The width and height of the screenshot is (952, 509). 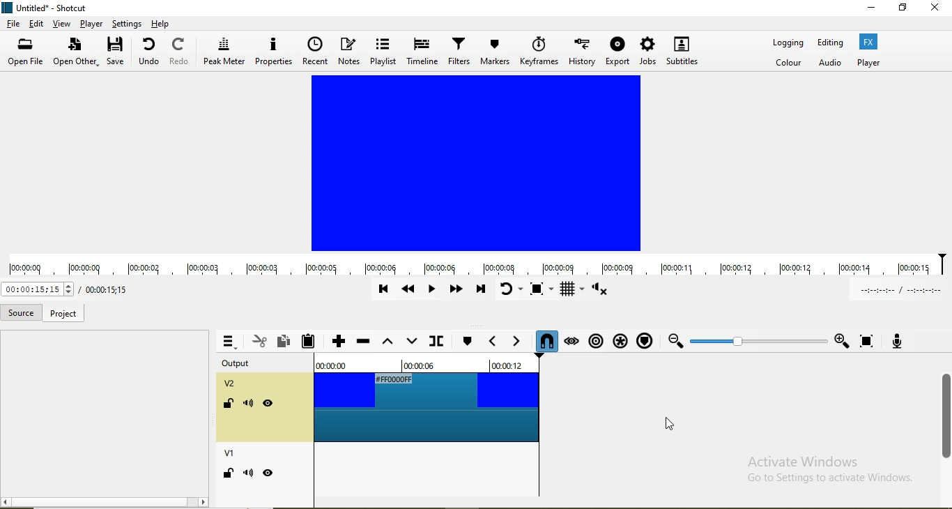 I want to click on scroll bar, so click(x=946, y=411).